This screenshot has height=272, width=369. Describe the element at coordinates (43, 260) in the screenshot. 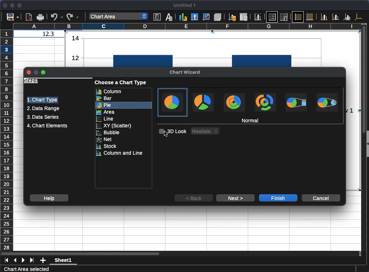

I see `add` at that location.